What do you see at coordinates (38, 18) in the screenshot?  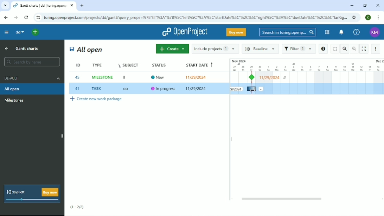 I see `View site information` at bounding box center [38, 18].